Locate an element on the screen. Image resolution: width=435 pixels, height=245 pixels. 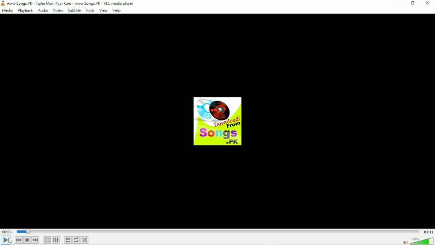
Audio track is located at coordinates (218, 121).